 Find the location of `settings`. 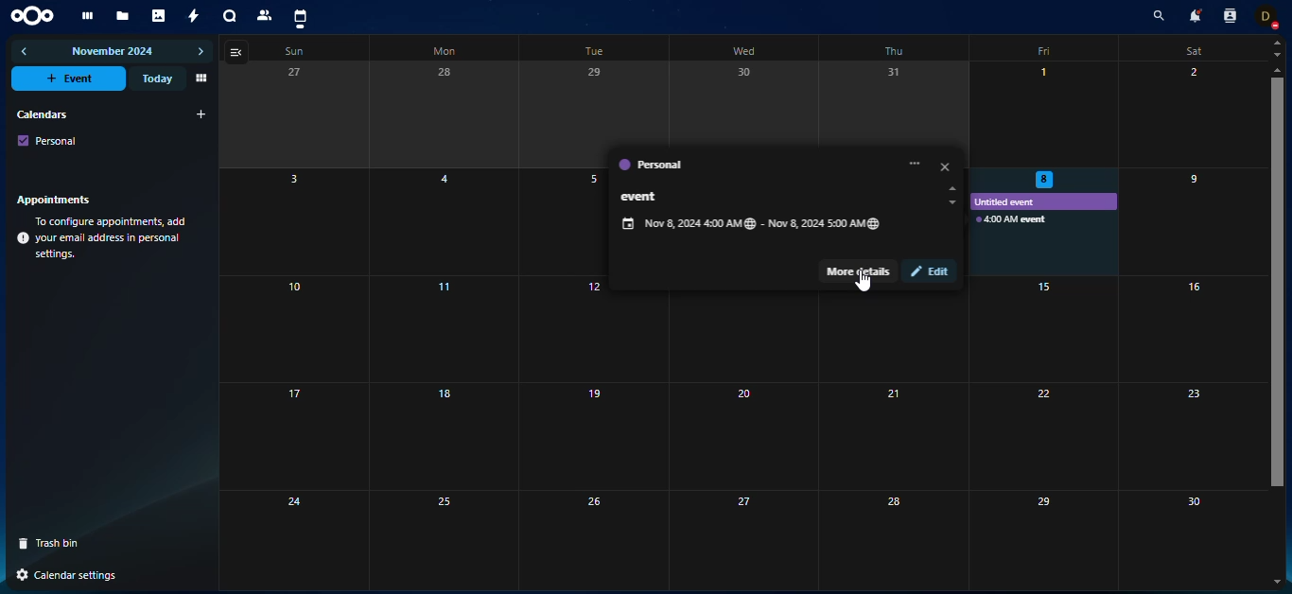

settings is located at coordinates (65, 574).